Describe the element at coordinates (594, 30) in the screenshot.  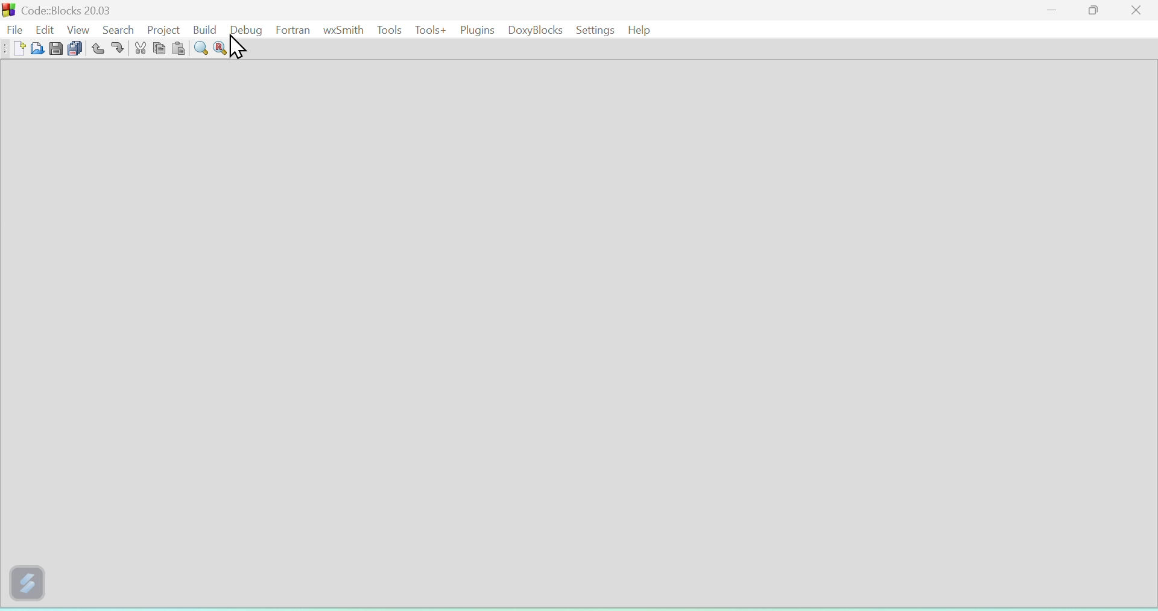
I see `settings` at that location.